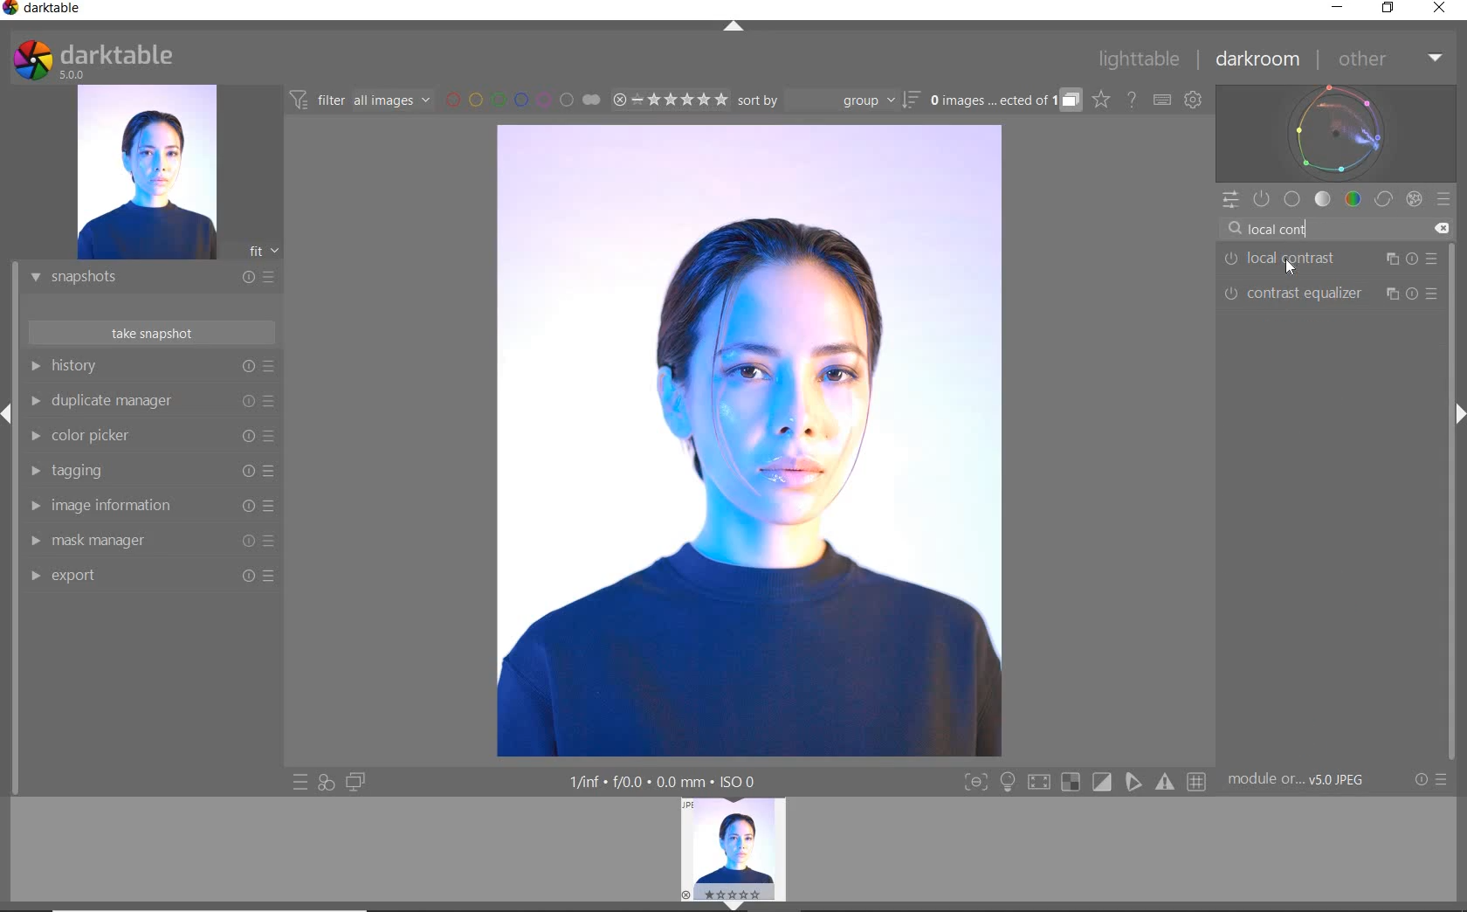 Image resolution: width=1467 pixels, height=912 pixels. What do you see at coordinates (1443, 198) in the screenshot?
I see `PRESETS` at bounding box center [1443, 198].